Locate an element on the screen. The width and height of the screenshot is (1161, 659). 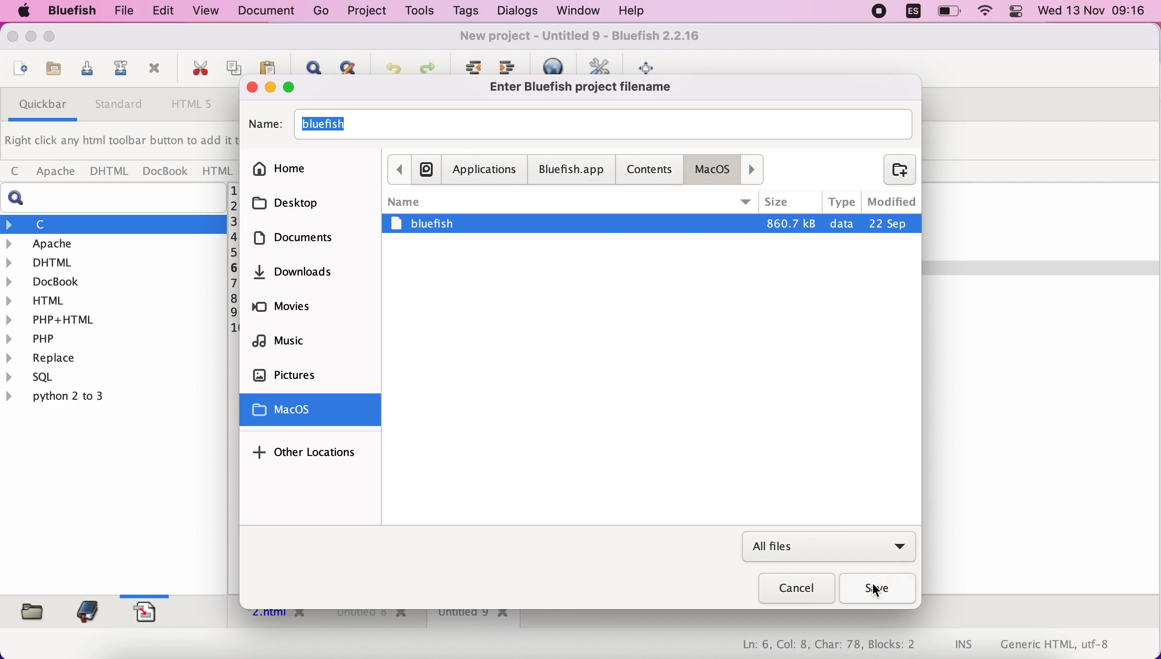
search apps is located at coordinates (426, 169).